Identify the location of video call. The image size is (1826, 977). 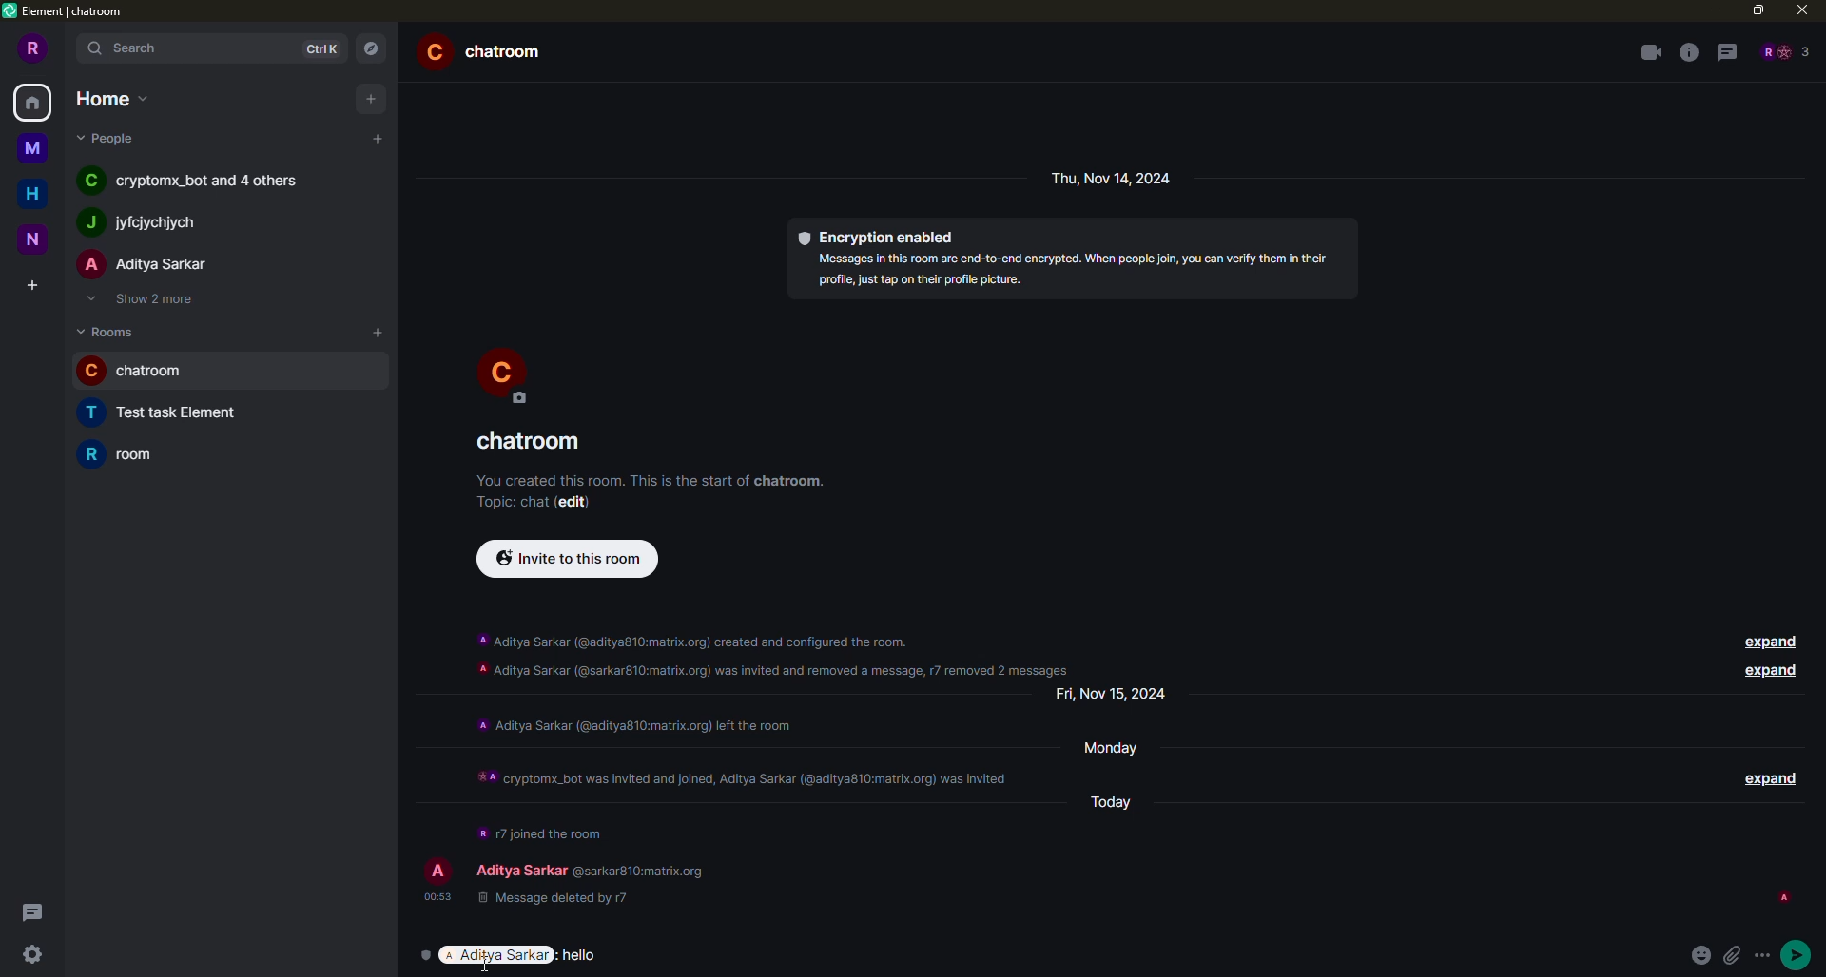
(1650, 52).